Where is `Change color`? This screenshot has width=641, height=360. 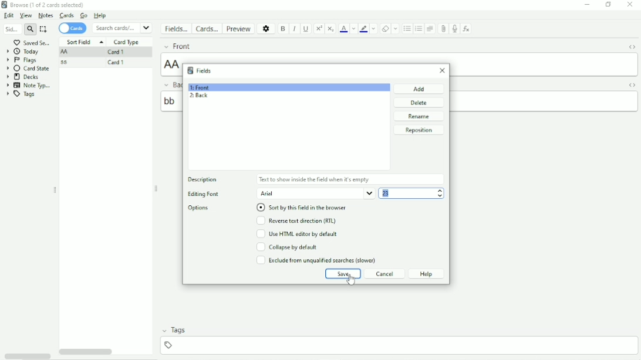
Change color is located at coordinates (373, 29).